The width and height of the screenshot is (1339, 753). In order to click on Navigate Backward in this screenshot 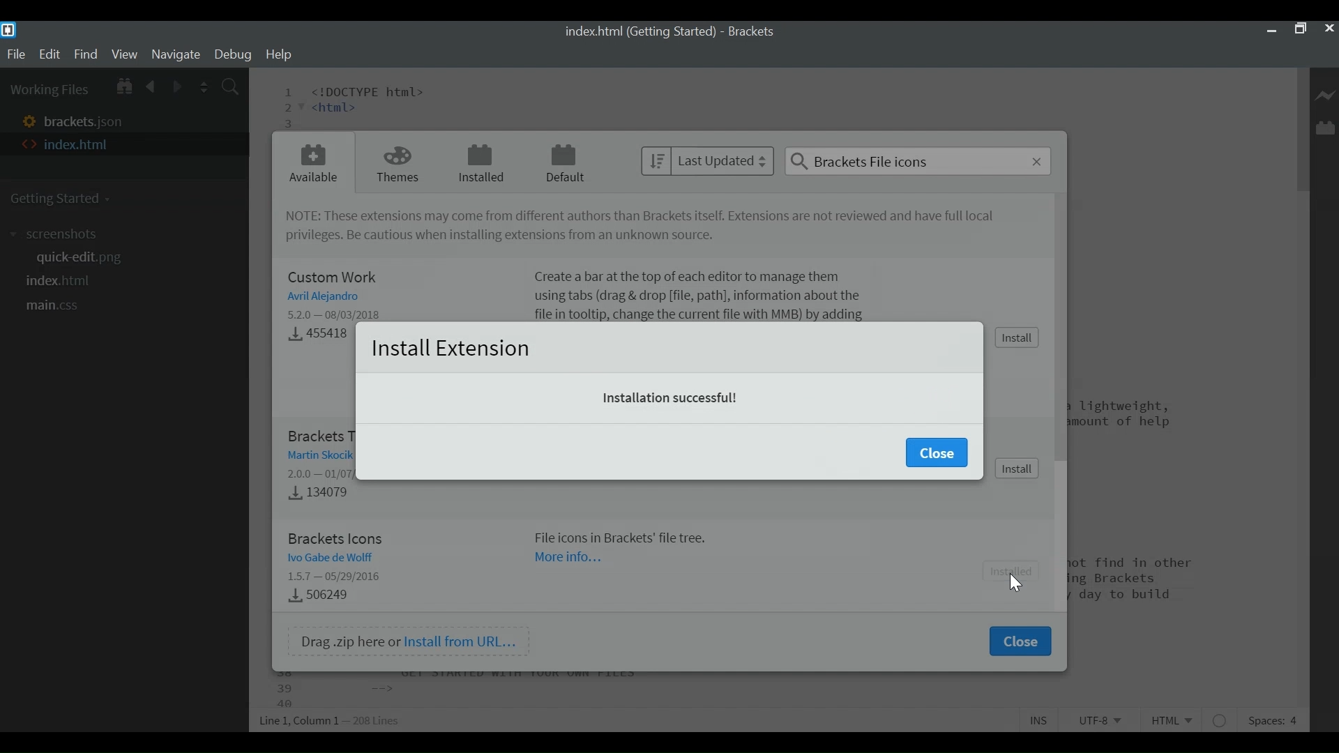, I will do `click(152, 86)`.